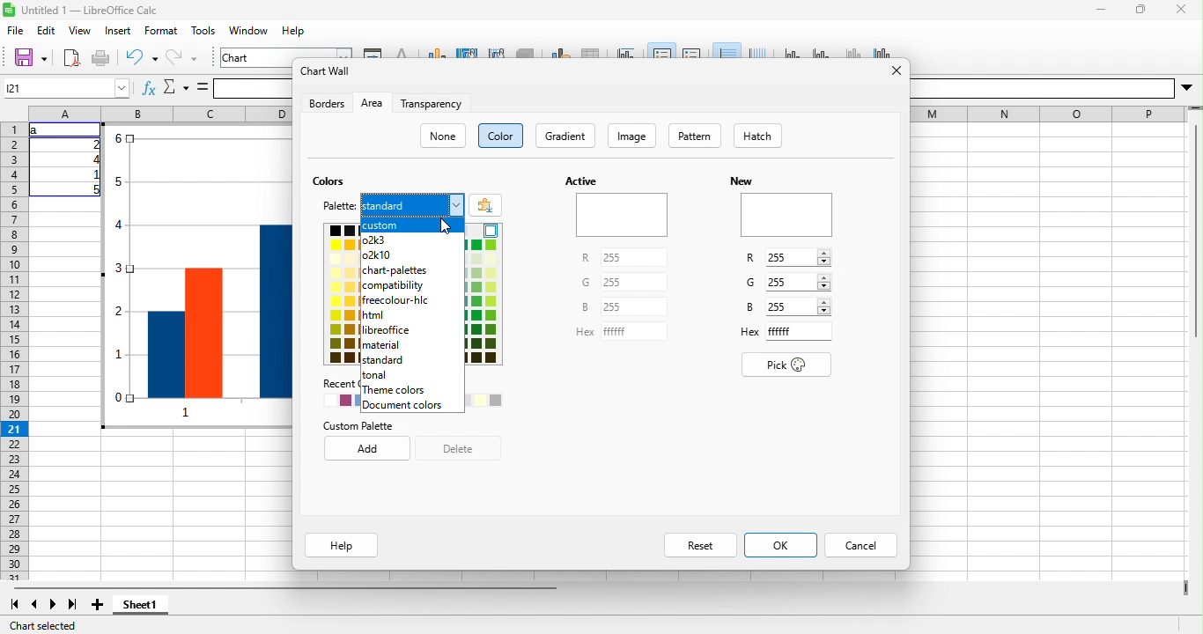  What do you see at coordinates (1186, 88) in the screenshot?
I see `More options` at bounding box center [1186, 88].